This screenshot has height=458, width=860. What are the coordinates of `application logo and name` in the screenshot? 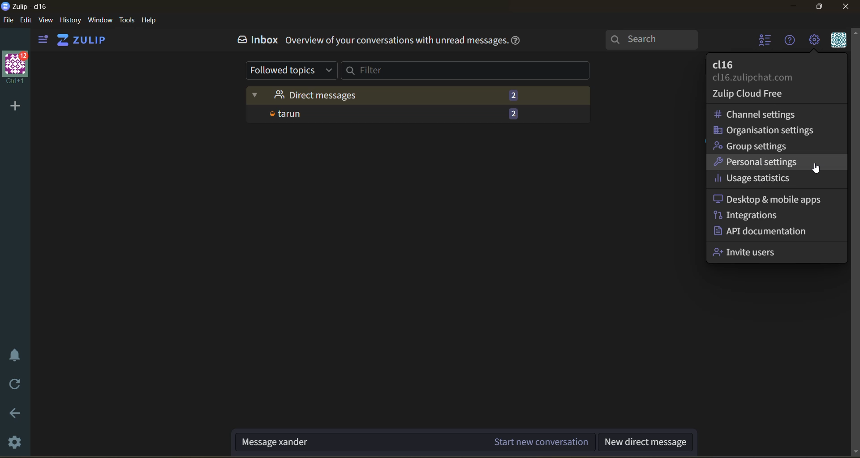 It's located at (27, 6).